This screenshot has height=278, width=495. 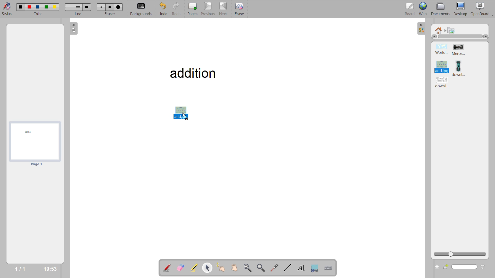 What do you see at coordinates (239, 10) in the screenshot?
I see `erase` at bounding box center [239, 10].